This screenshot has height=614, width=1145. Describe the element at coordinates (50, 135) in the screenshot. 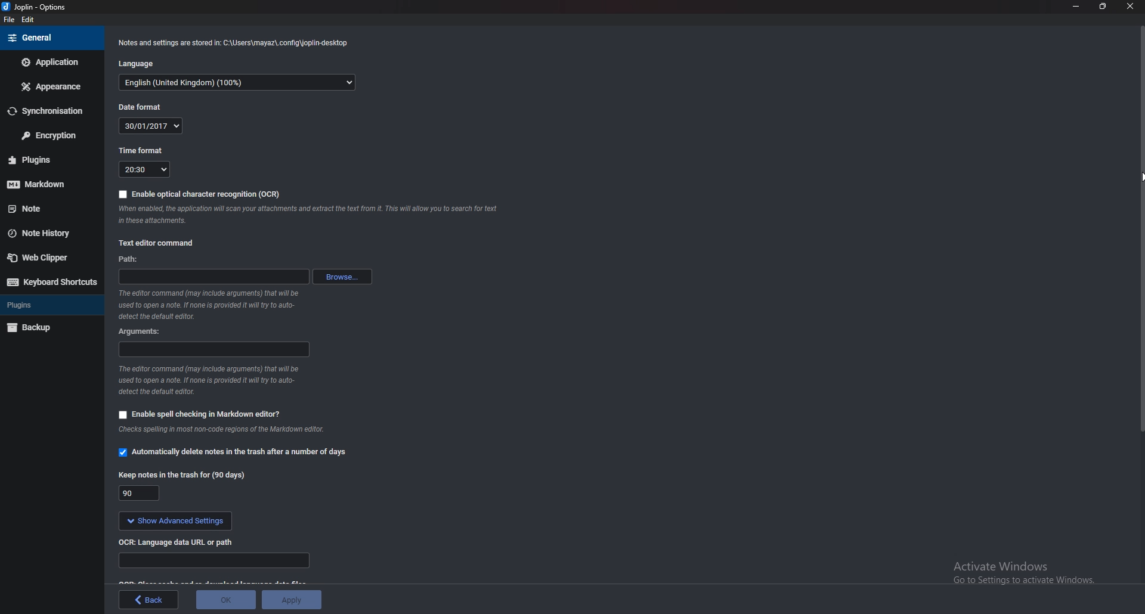

I see `Encryption` at that location.